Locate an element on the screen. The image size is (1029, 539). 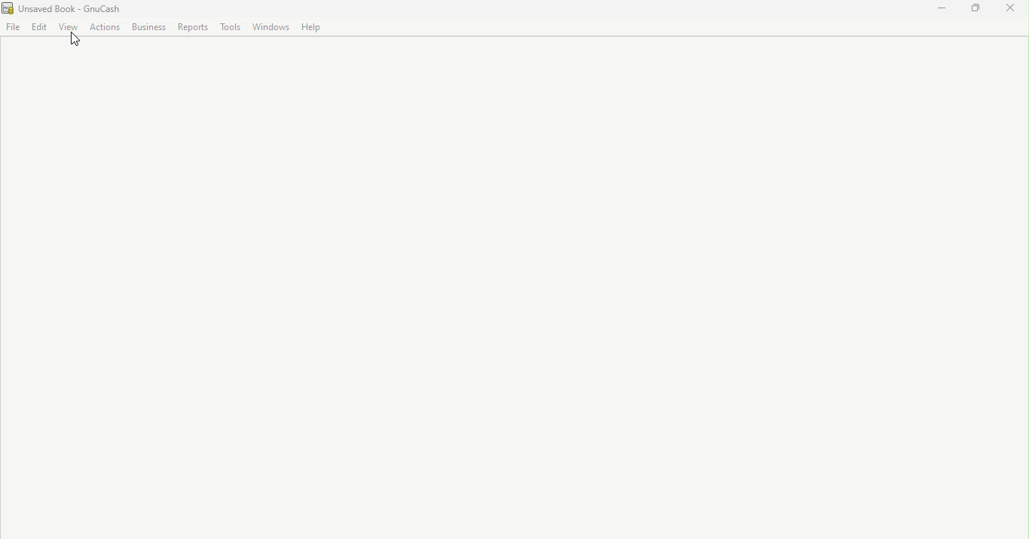
View is located at coordinates (70, 27).